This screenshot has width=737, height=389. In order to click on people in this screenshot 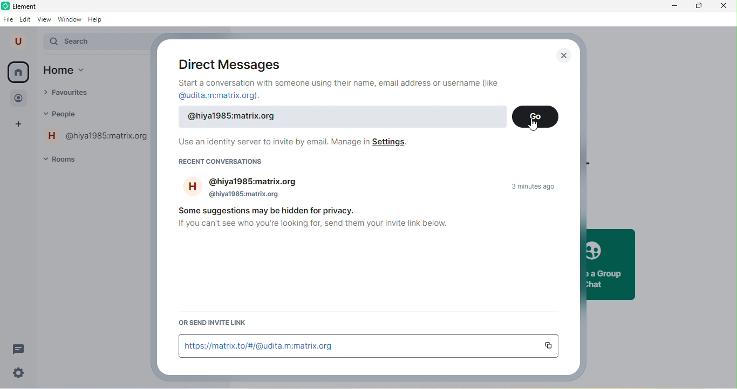, I will do `click(70, 114)`.